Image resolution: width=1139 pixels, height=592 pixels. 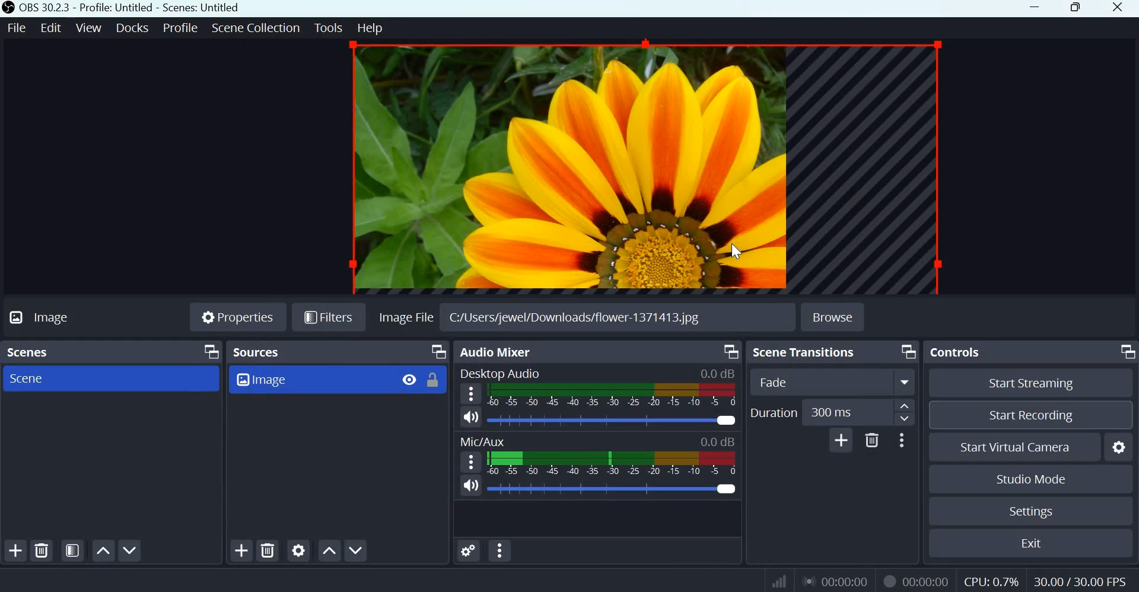 I want to click on Decrease, so click(x=907, y=420).